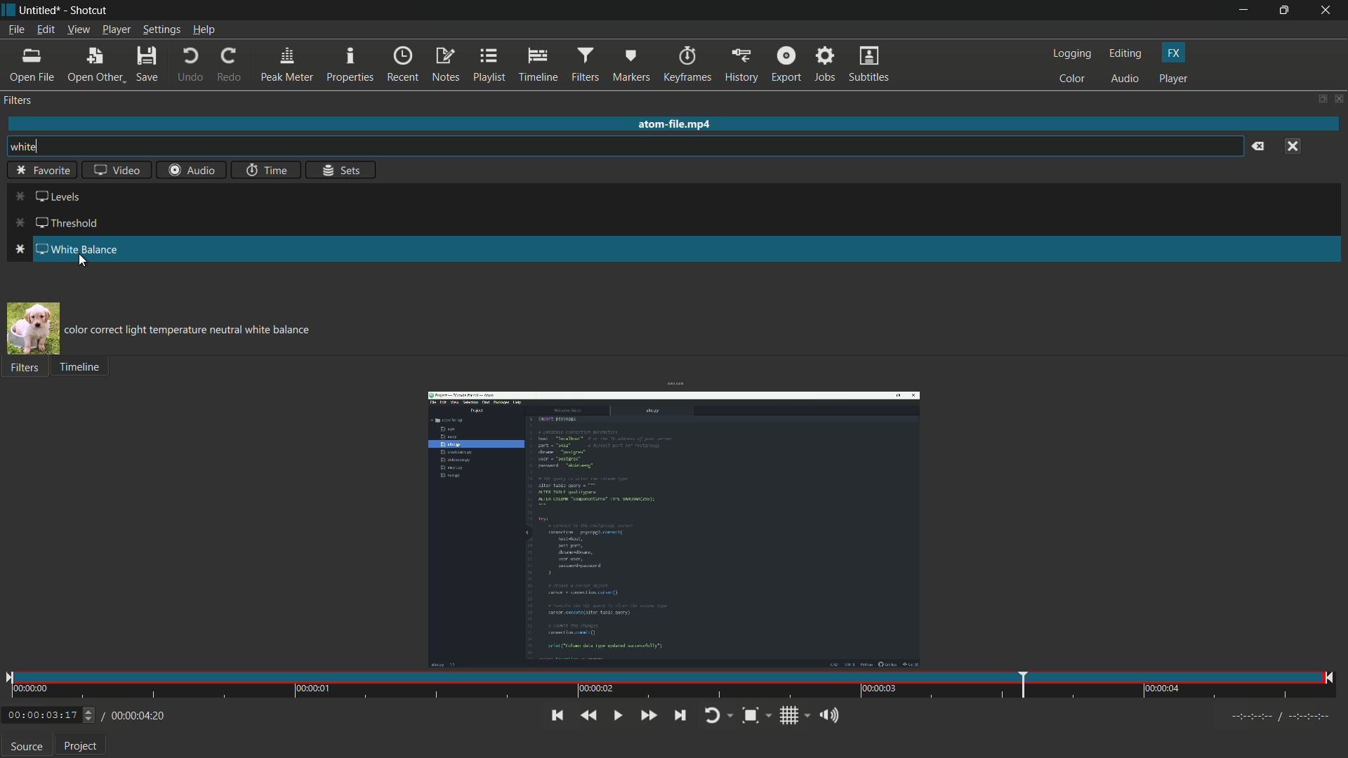 The width and height of the screenshot is (1348, 758). What do you see at coordinates (445, 65) in the screenshot?
I see `notes` at bounding box center [445, 65].